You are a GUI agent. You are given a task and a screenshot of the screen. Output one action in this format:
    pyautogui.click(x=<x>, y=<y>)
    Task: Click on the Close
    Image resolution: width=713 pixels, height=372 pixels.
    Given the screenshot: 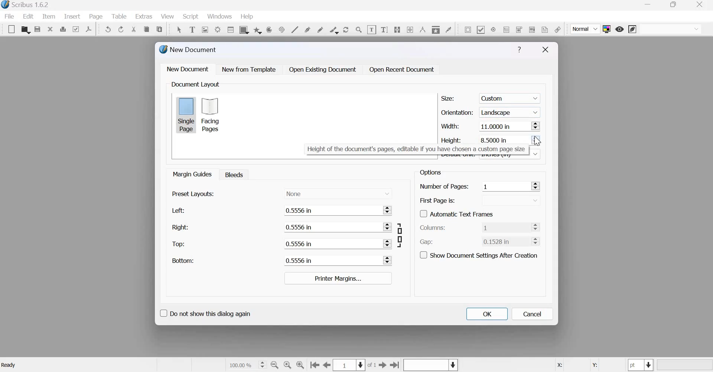 What is the action you would take?
    pyautogui.click(x=546, y=50)
    